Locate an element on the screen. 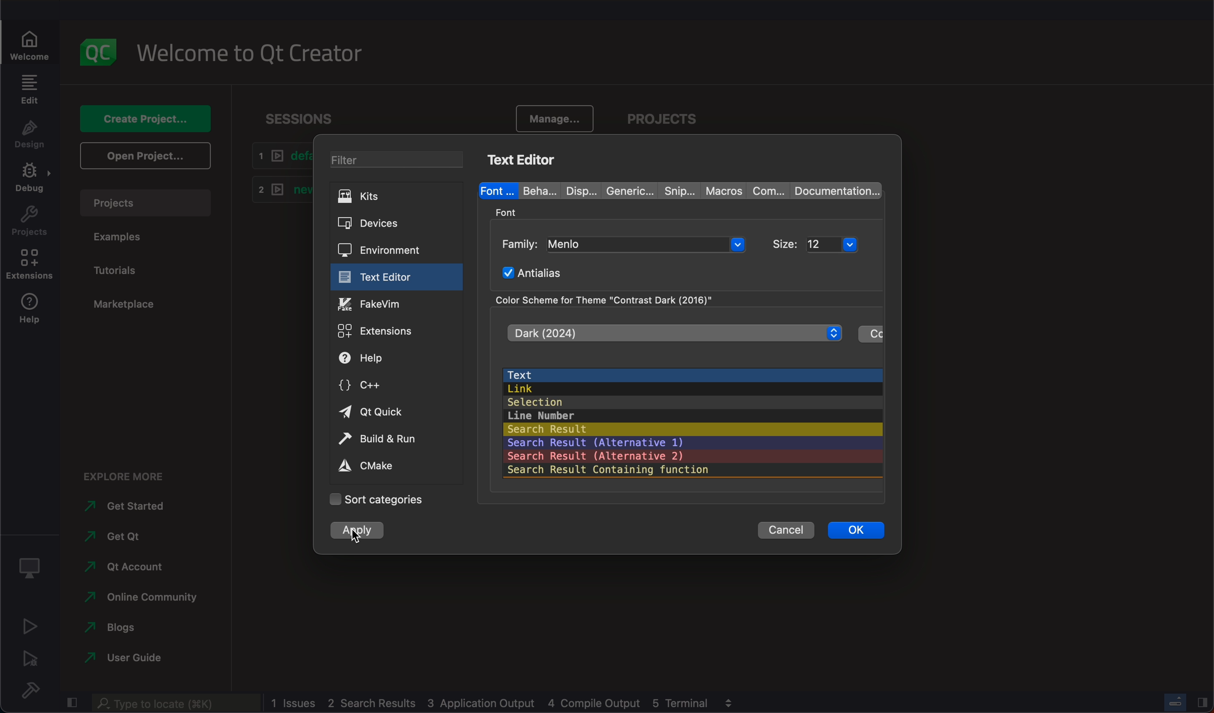 This screenshot has height=713, width=1214. qt quick is located at coordinates (395, 412).